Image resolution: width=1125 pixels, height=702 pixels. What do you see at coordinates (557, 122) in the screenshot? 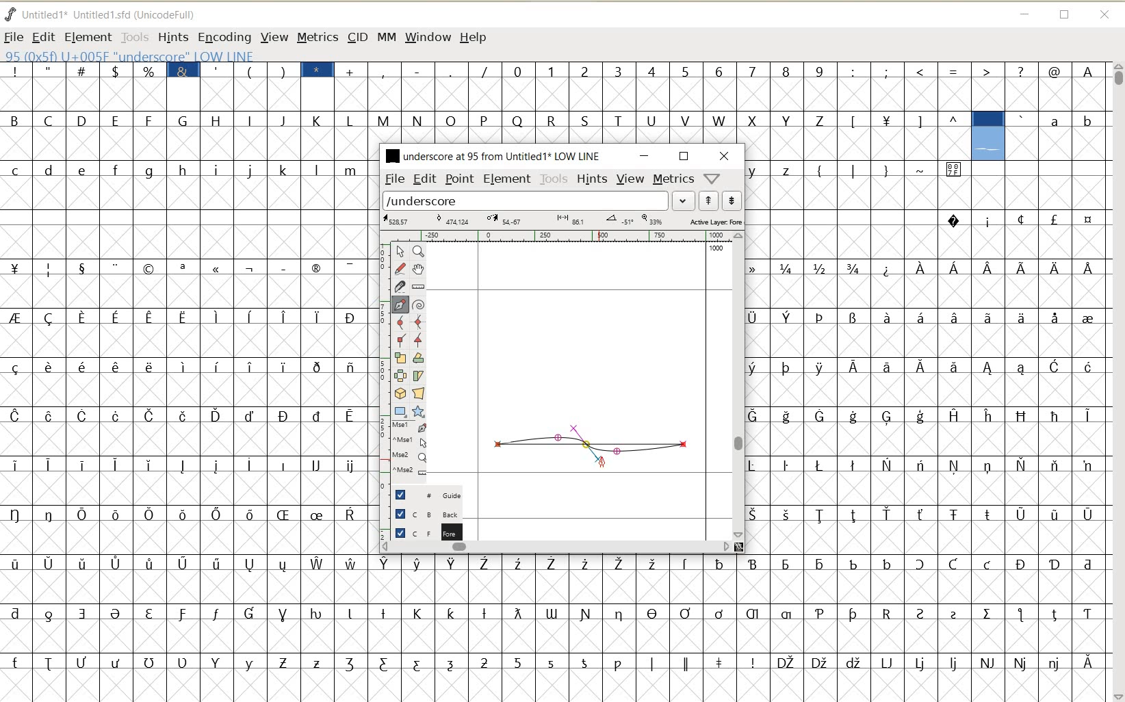
I see `GLYPHY CHARACTERS` at bounding box center [557, 122].